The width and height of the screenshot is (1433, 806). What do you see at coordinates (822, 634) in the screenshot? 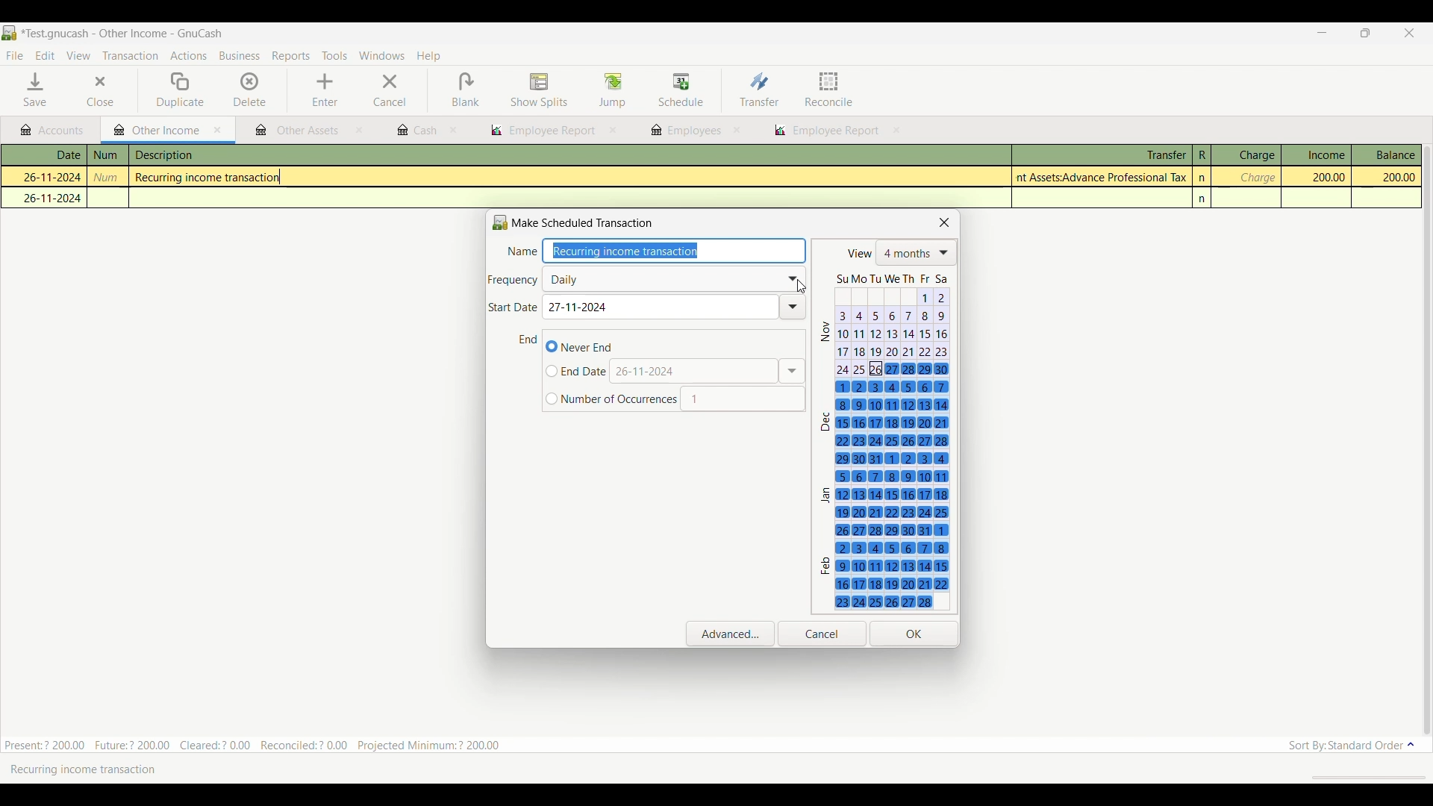
I see `Cancel inputs` at bounding box center [822, 634].